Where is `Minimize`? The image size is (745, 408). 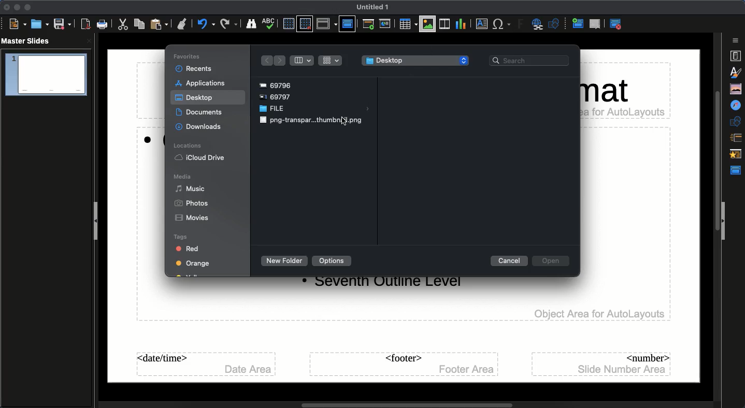 Minimize is located at coordinates (16, 7).